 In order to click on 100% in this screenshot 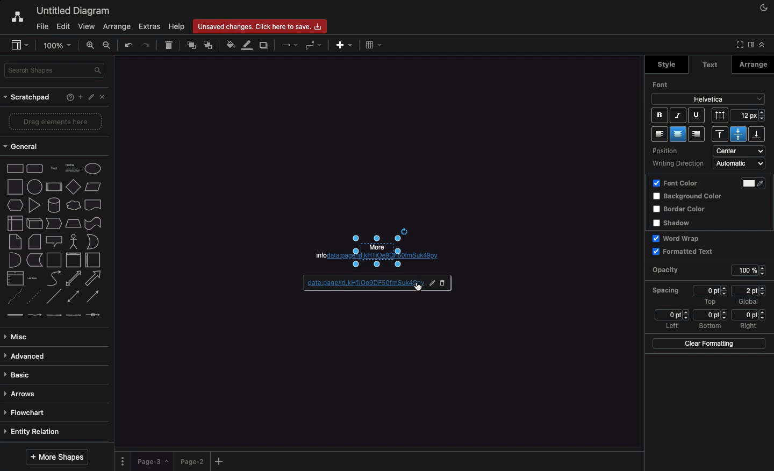, I will do `click(750, 271)`.